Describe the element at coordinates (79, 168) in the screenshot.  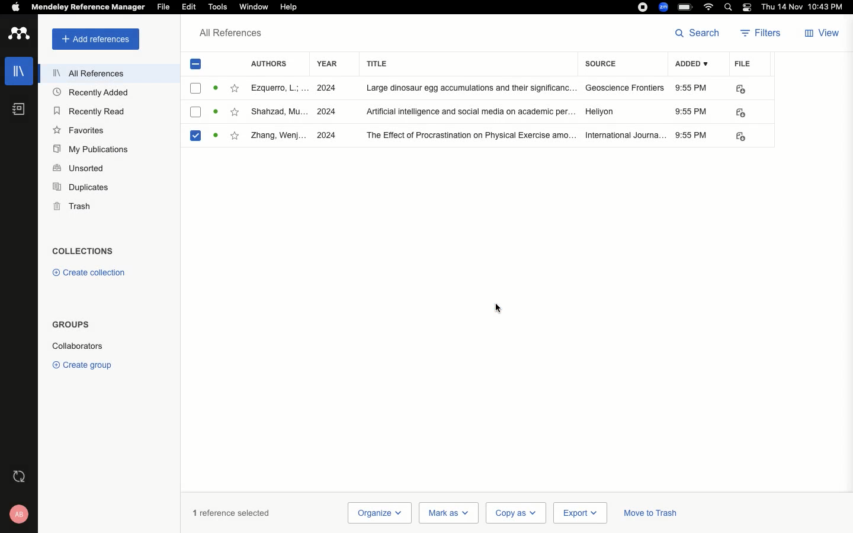
I see `Unsorted` at that location.